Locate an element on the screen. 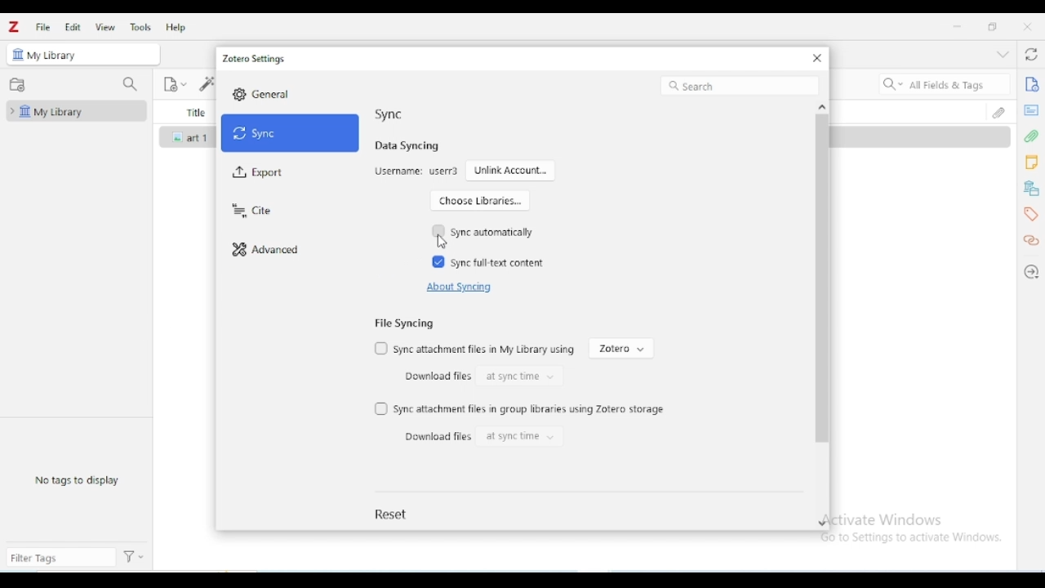  Go to Settings to activate Windows. is located at coordinates (914, 537).